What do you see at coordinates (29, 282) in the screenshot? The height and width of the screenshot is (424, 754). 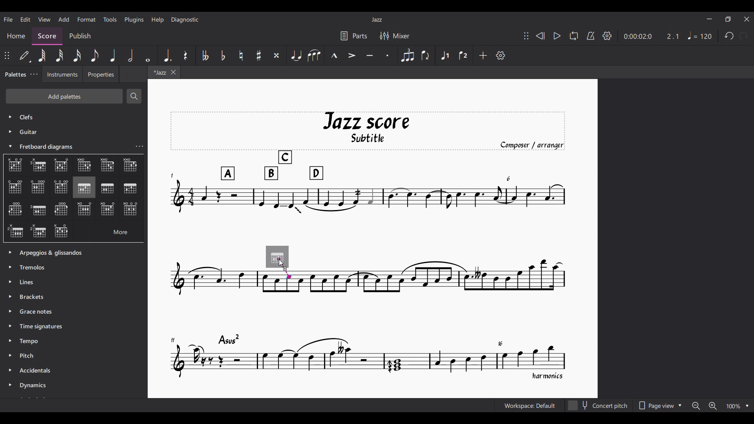 I see `lines` at bounding box center [29, 282].